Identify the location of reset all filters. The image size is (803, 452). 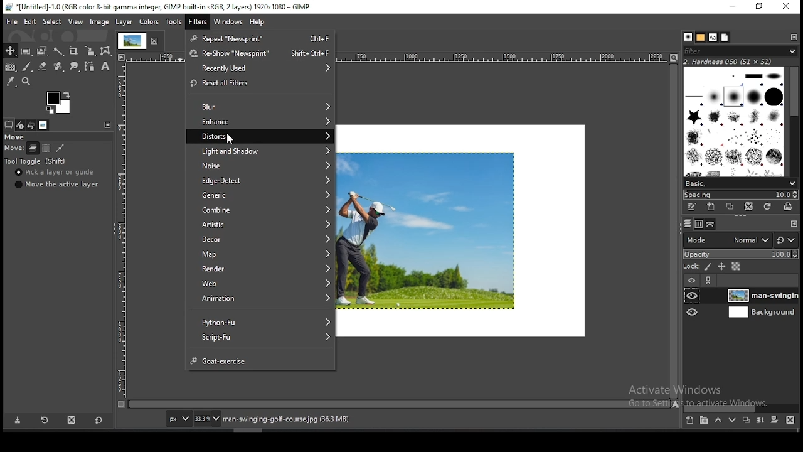
(260, 83).